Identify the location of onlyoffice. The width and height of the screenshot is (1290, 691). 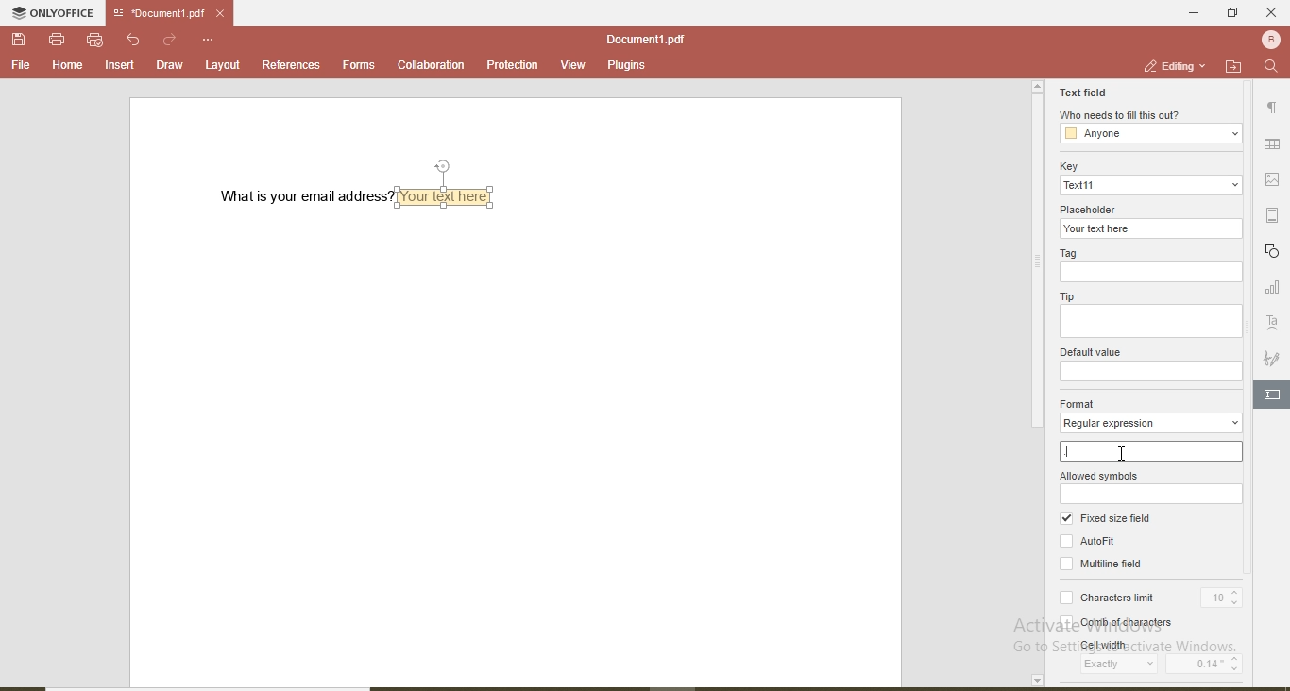
(56, 15).